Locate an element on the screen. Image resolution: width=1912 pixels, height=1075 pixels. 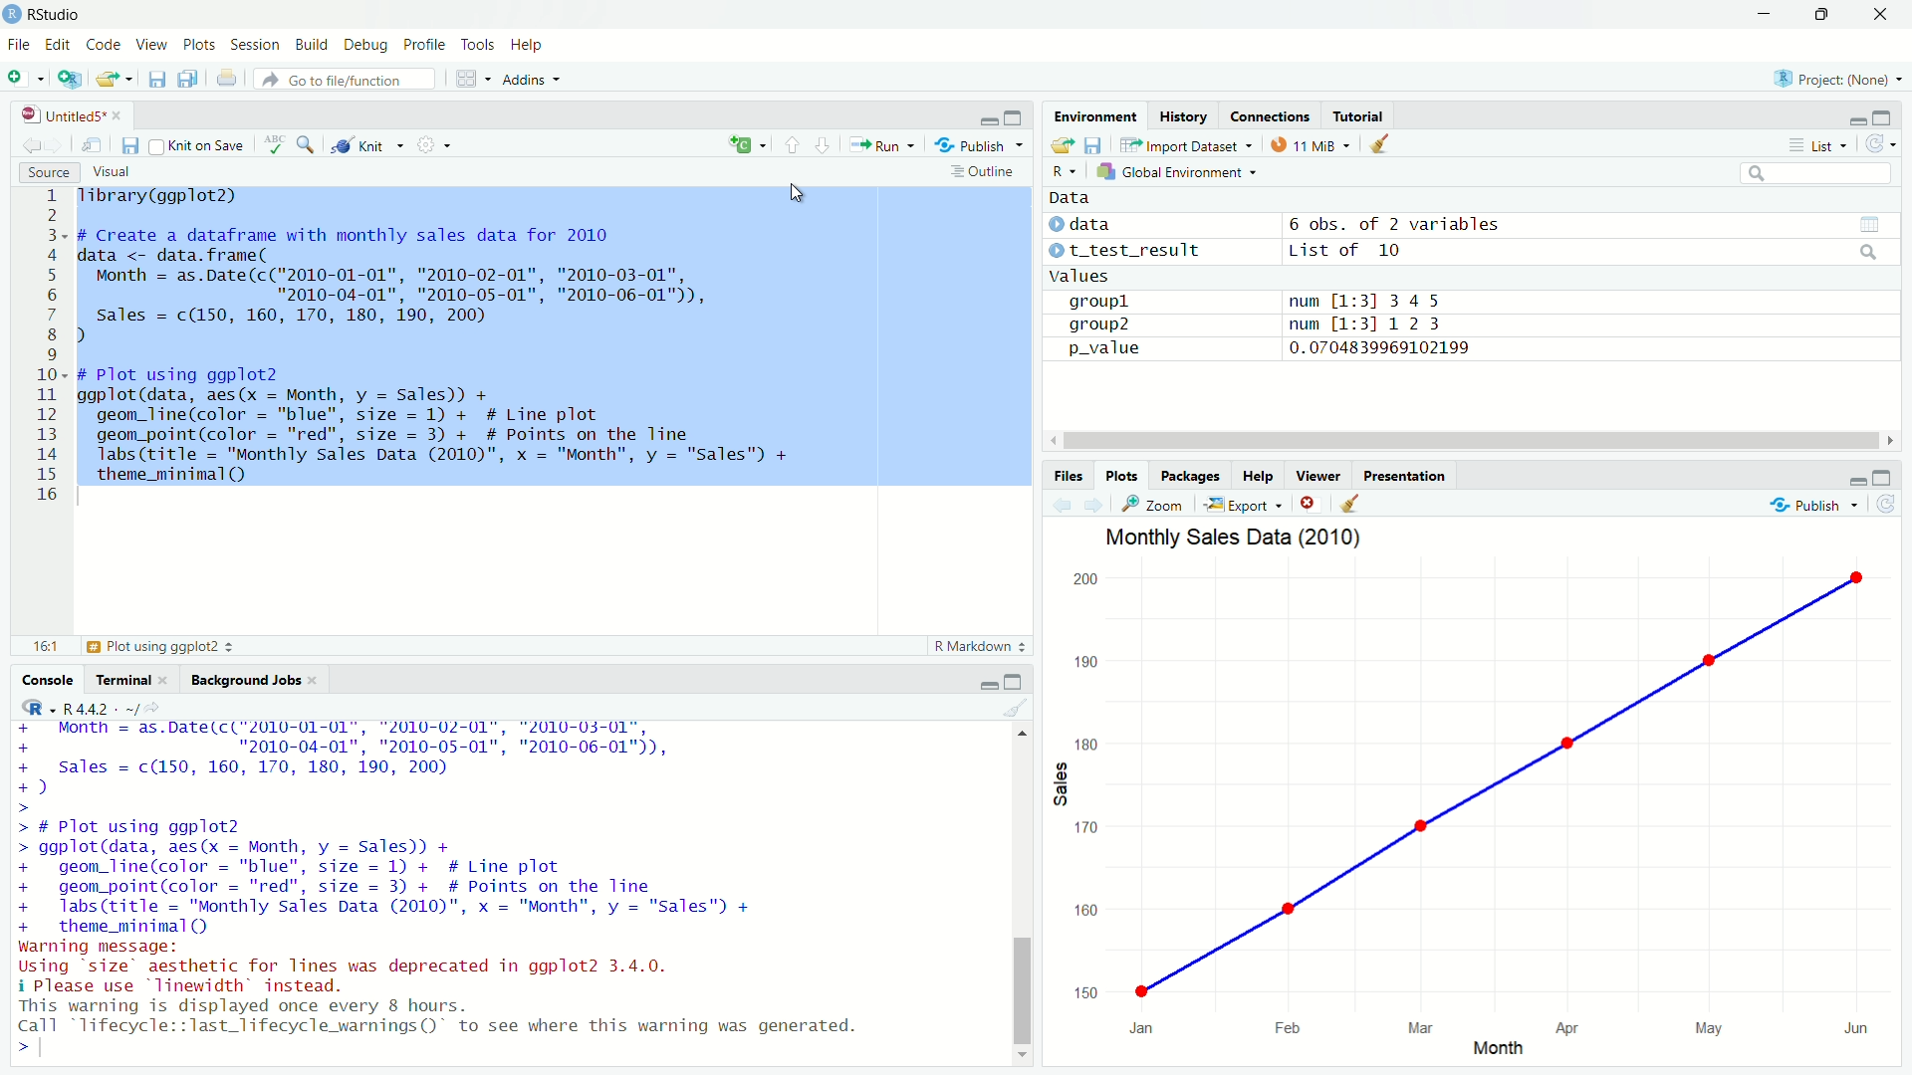
save in new window is located at coordinates (93, 141).